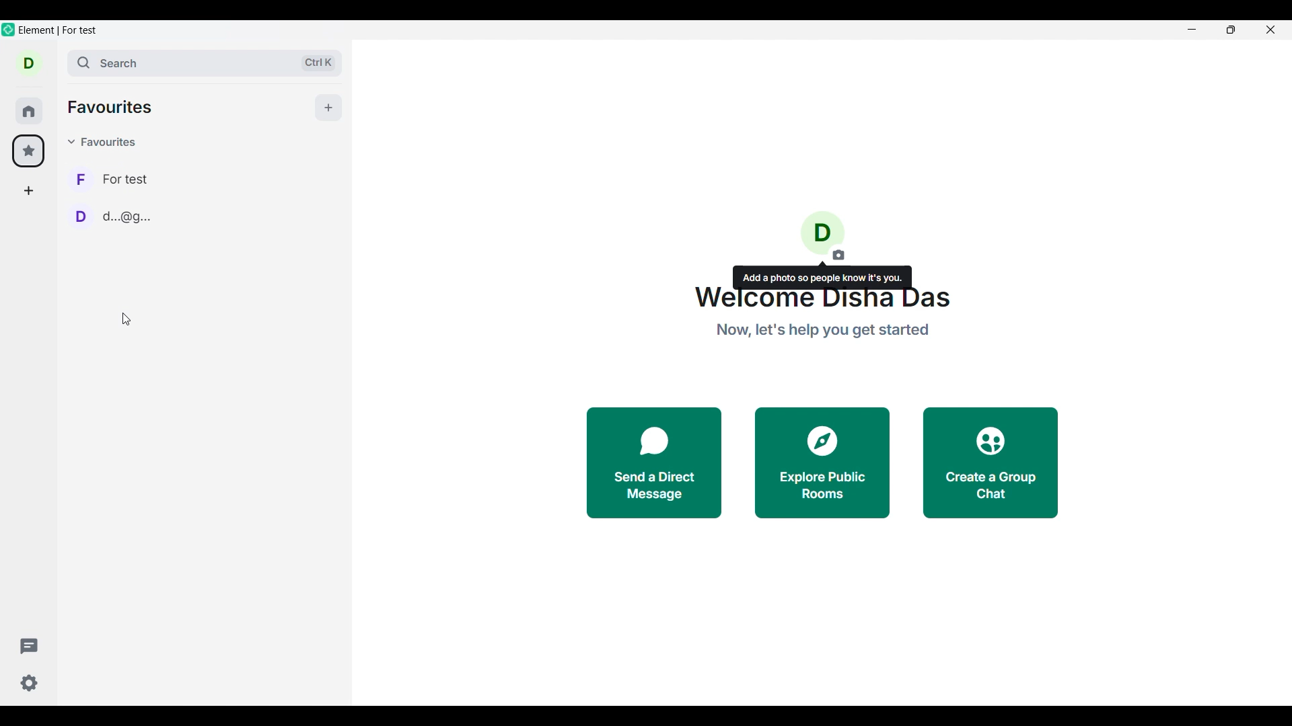 The image size is (1292, 726). Describe the element at coordinates (29, 151) in the screenshot. I see `Current selection highlighted` at that location.